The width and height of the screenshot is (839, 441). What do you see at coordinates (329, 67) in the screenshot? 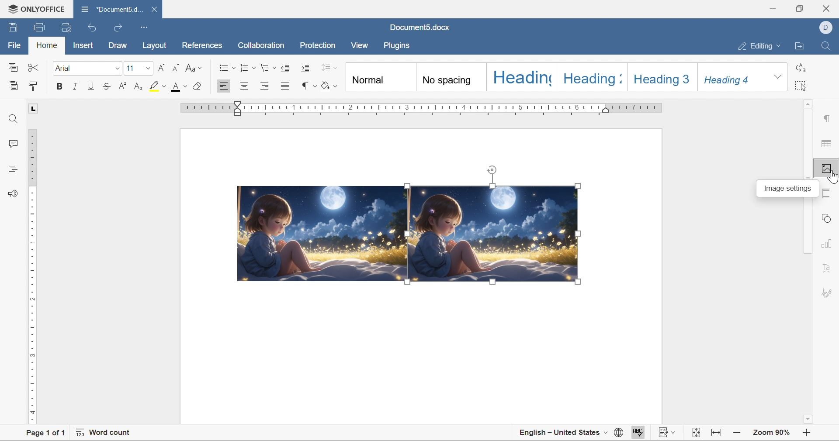
I see `line spacing` at bounding box center [329, 67].